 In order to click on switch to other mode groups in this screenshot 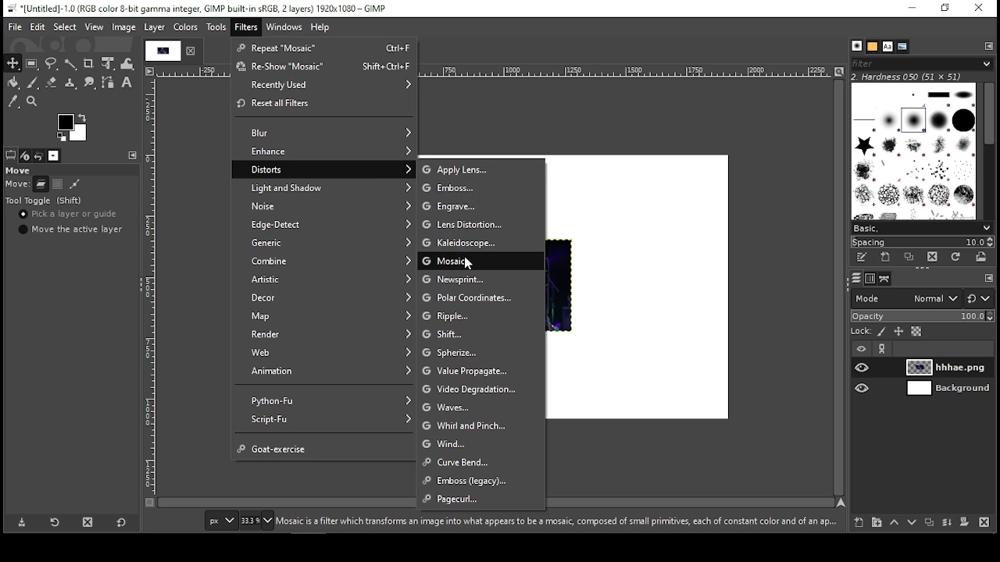, I will do `click(980, 299)`.